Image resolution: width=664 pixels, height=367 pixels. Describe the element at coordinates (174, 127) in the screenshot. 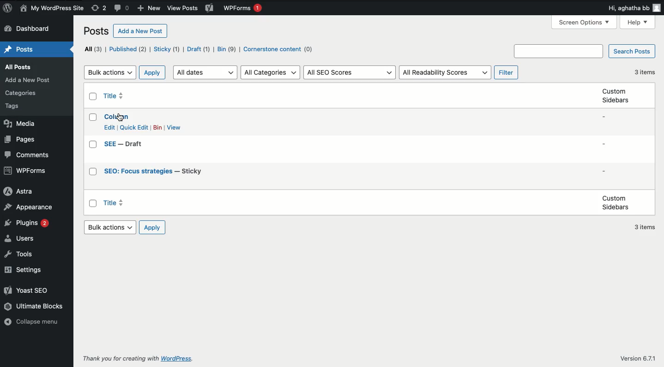

I see `View` at that location.